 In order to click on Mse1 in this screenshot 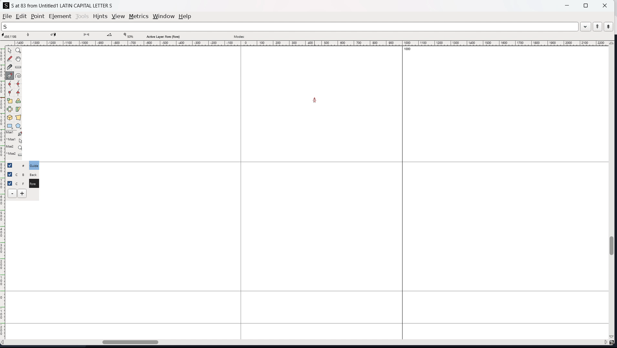, I will do `click(15, 134)`.